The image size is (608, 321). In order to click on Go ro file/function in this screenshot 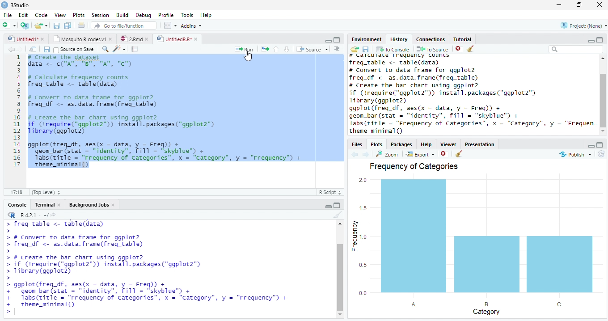, I will do `click(123, 26)`.